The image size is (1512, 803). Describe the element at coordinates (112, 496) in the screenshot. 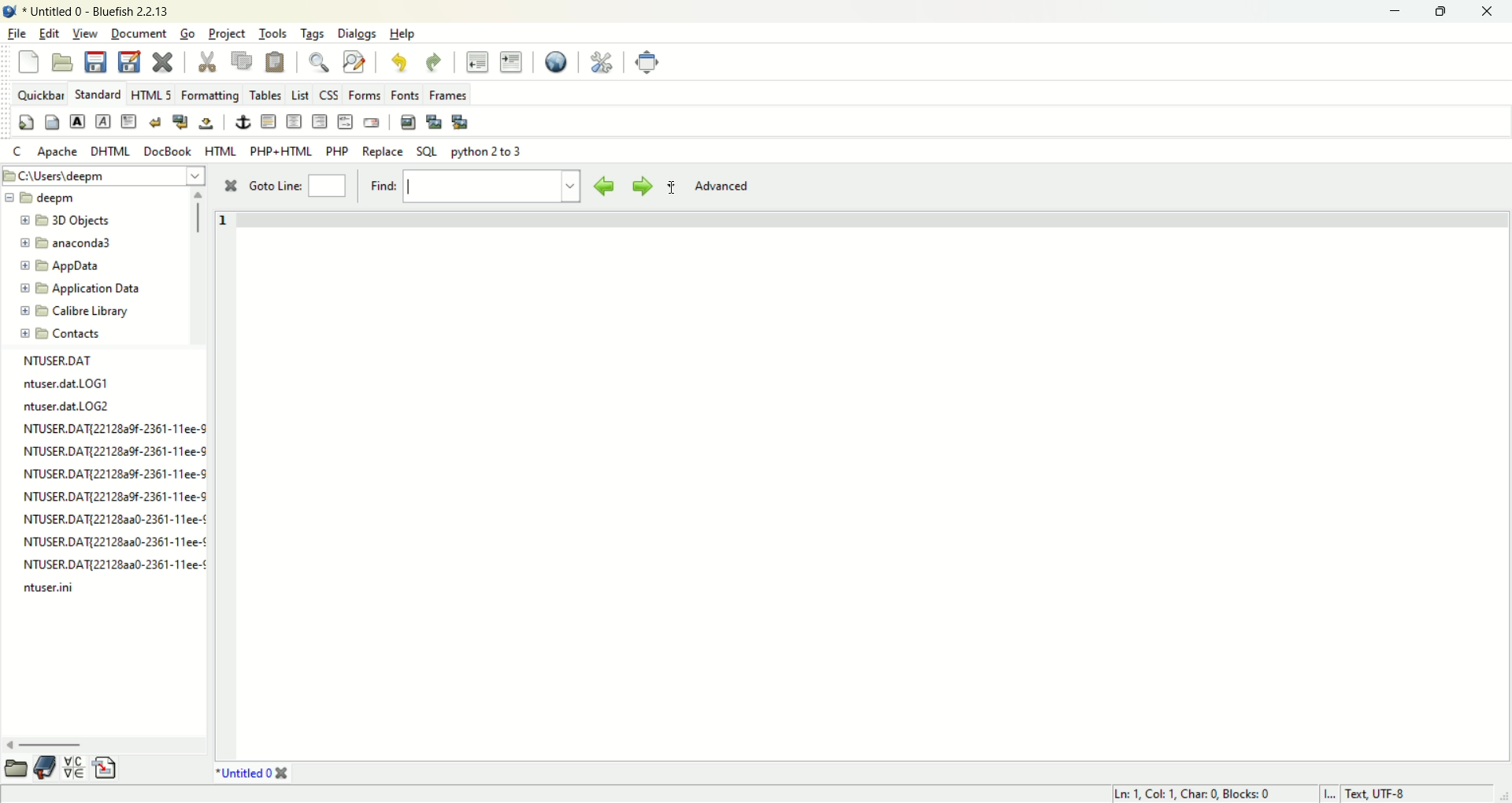

I see `NTUSER.DAT{2212829f-2361-11ee-S` at that location.